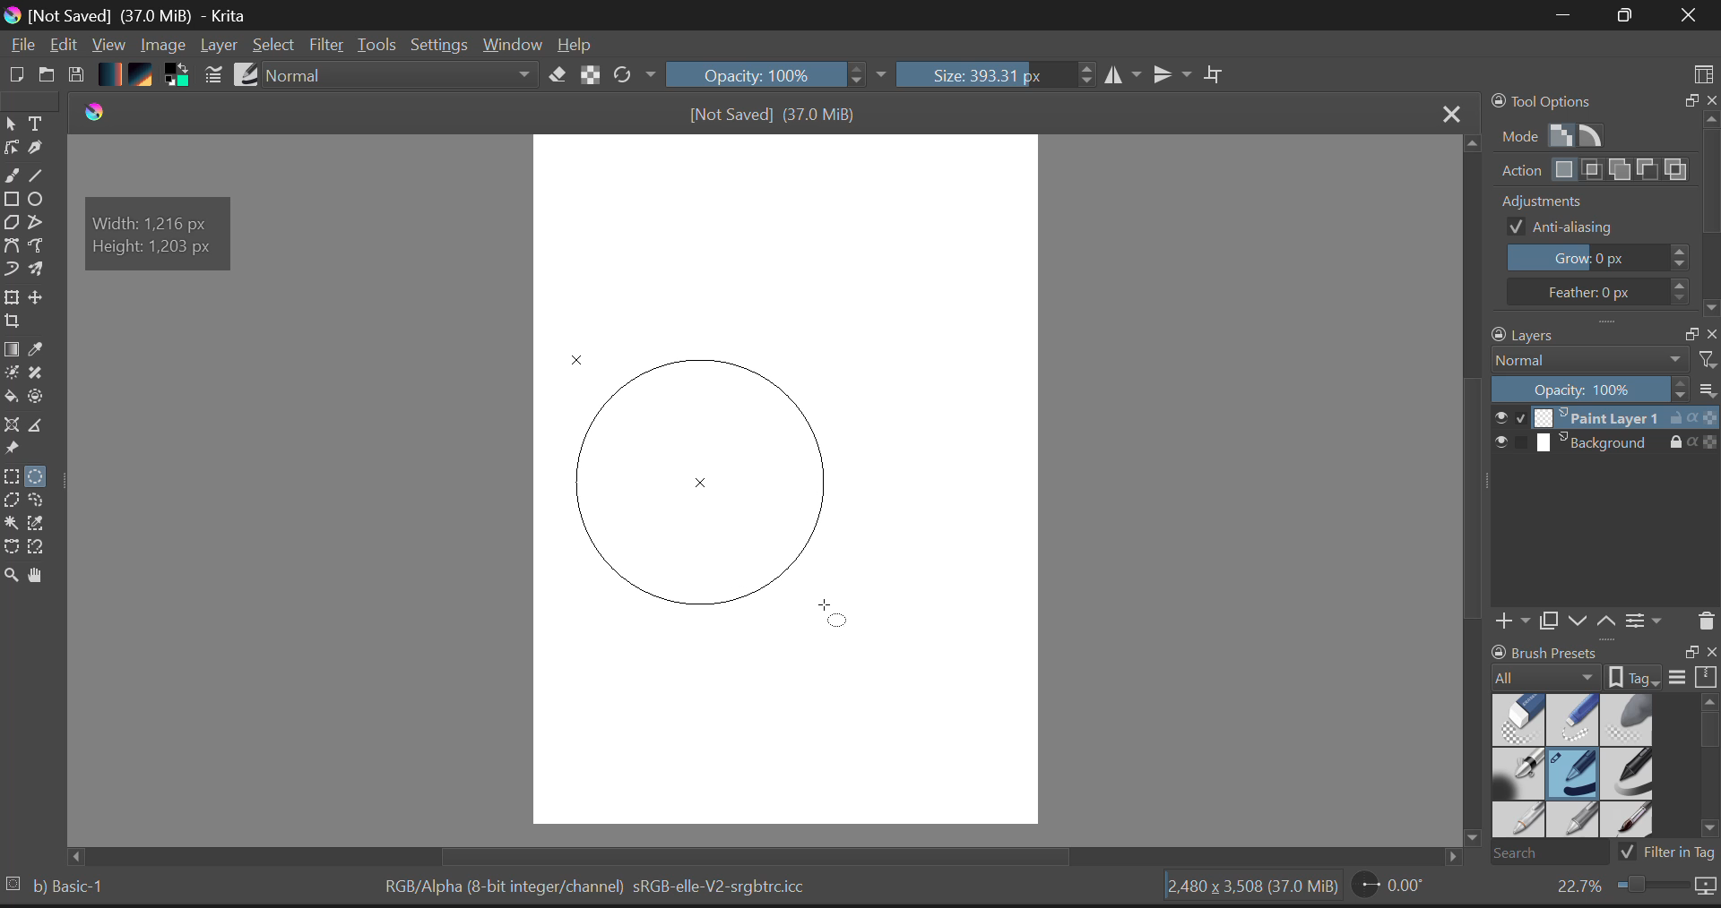 The height and width of the screenshot is (908, 1721). Describe the element at coordinates (134, 15) in the screenshot. I see `Window Title` at that location.